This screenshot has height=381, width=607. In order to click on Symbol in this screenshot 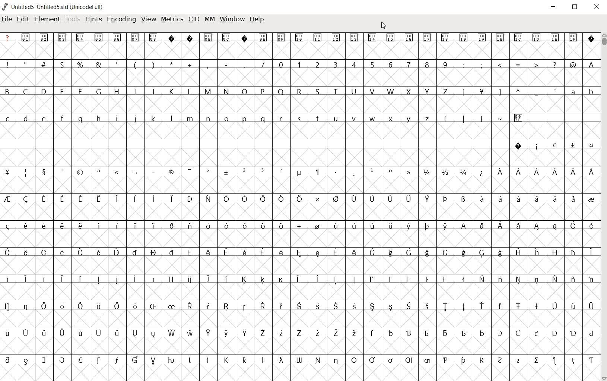, I will do `click(353, 199)`.